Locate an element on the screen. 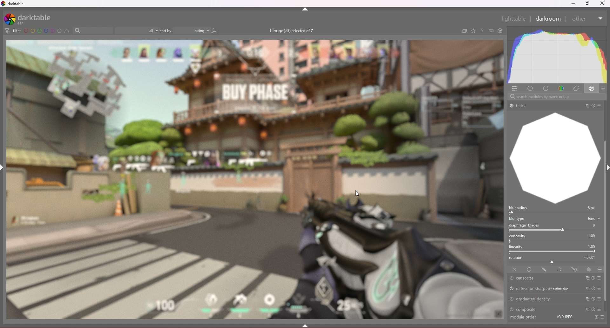  concavity is located at coordinates (555, 238).